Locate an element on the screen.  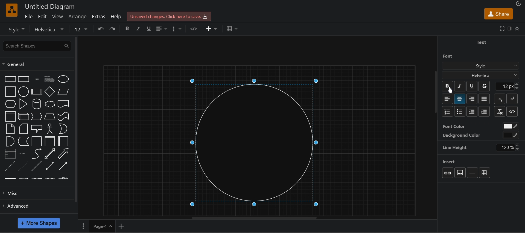
hexagon is located at coordinates (9, 104).